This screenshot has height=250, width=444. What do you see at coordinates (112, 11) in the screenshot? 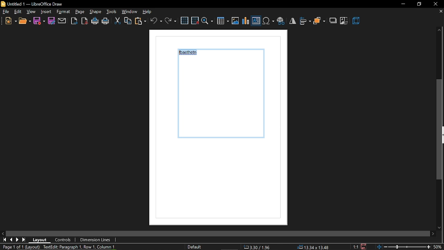
I see `tools` at bounding box center [112, 11].